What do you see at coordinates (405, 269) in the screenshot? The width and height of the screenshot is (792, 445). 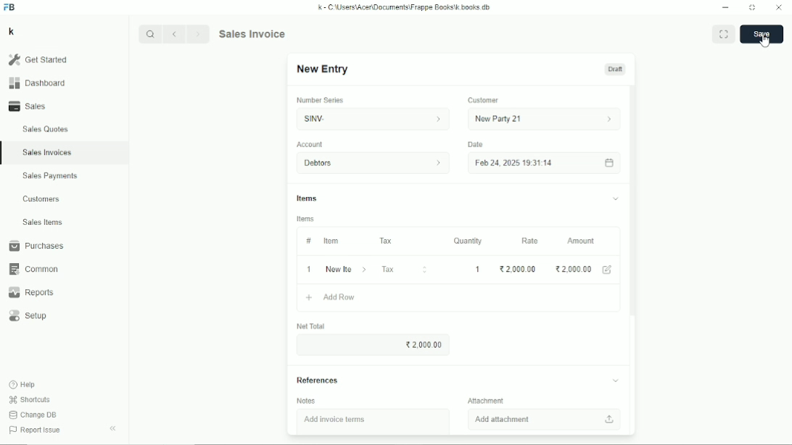 I see `Tax` at bounding box center [405, 269].